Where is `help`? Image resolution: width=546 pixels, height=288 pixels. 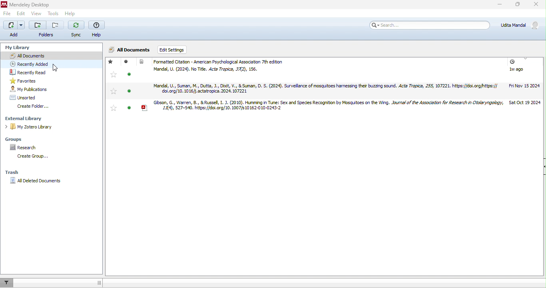 help is located at coordinates (96, 29).